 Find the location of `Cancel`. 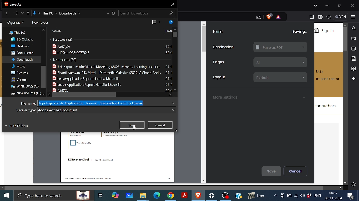

Cancel is located at coordinates (160, 125).